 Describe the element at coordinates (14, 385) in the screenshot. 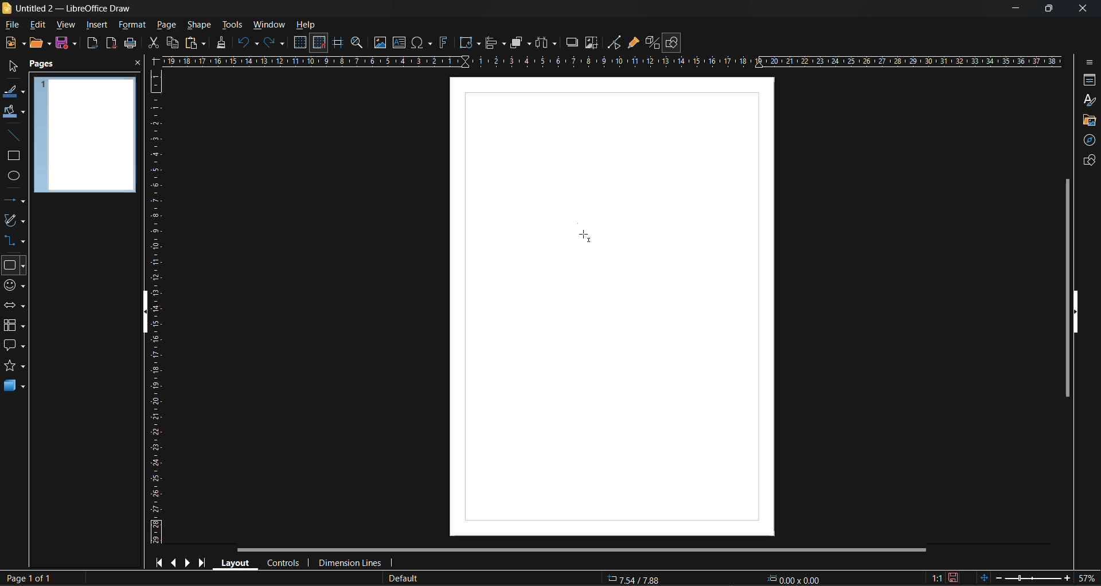

I see `3d shapes` at that location.